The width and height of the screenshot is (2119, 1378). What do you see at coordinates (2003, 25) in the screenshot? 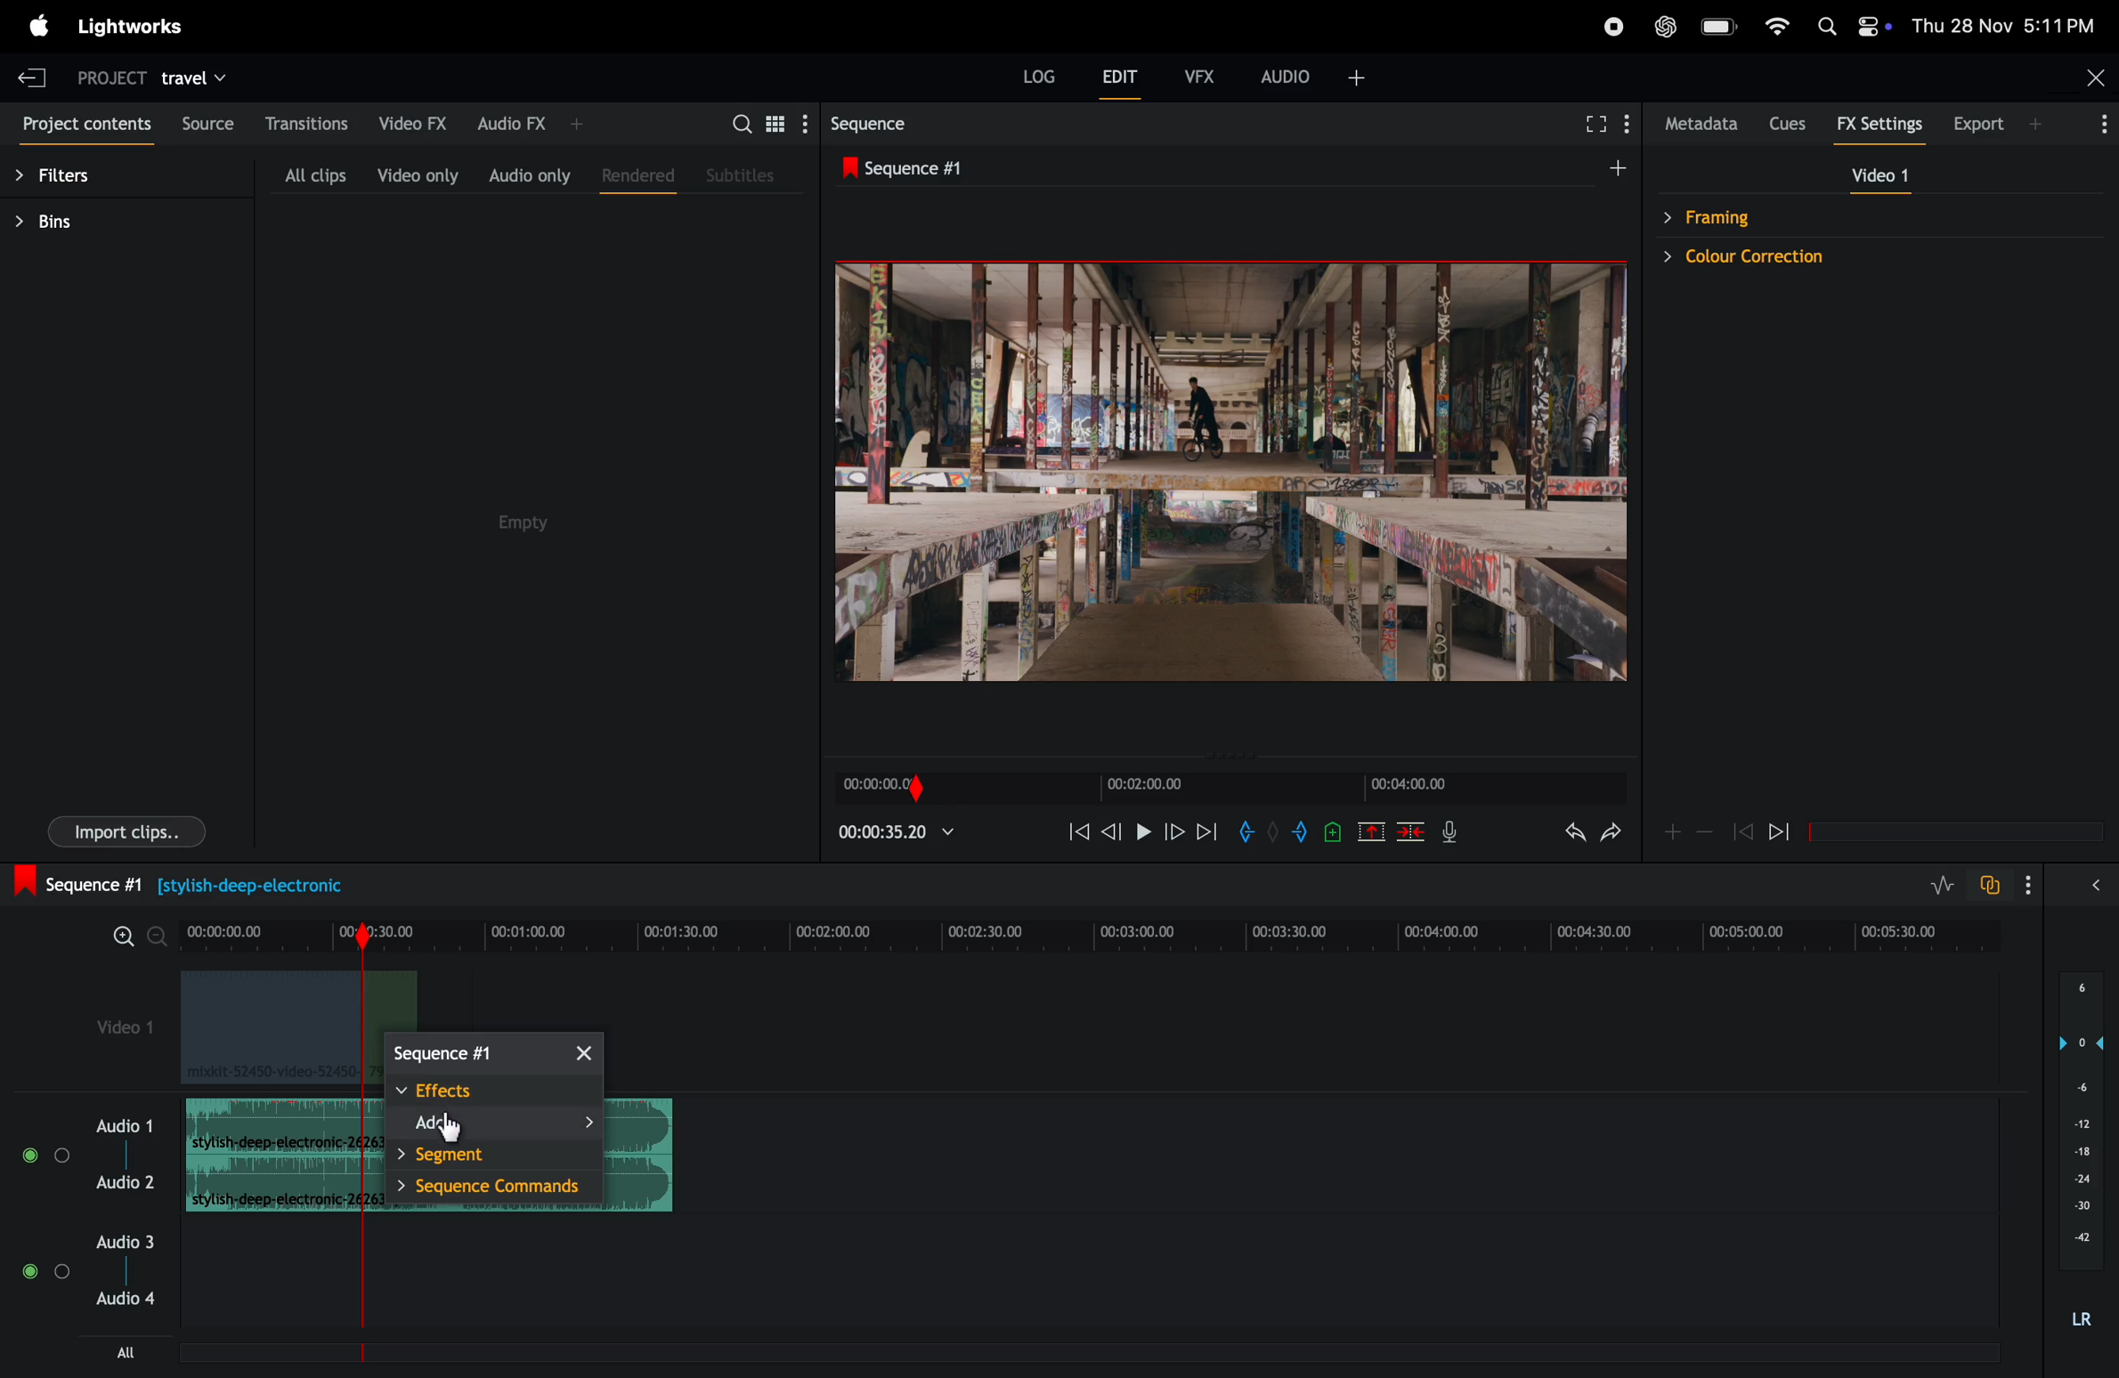
I see `date and time` at bounding box center [2003, 25].